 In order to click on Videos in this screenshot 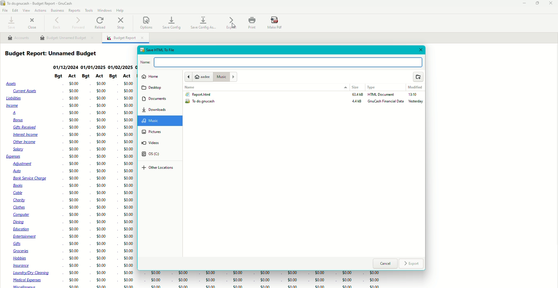, I will do `click(154, 143)`.